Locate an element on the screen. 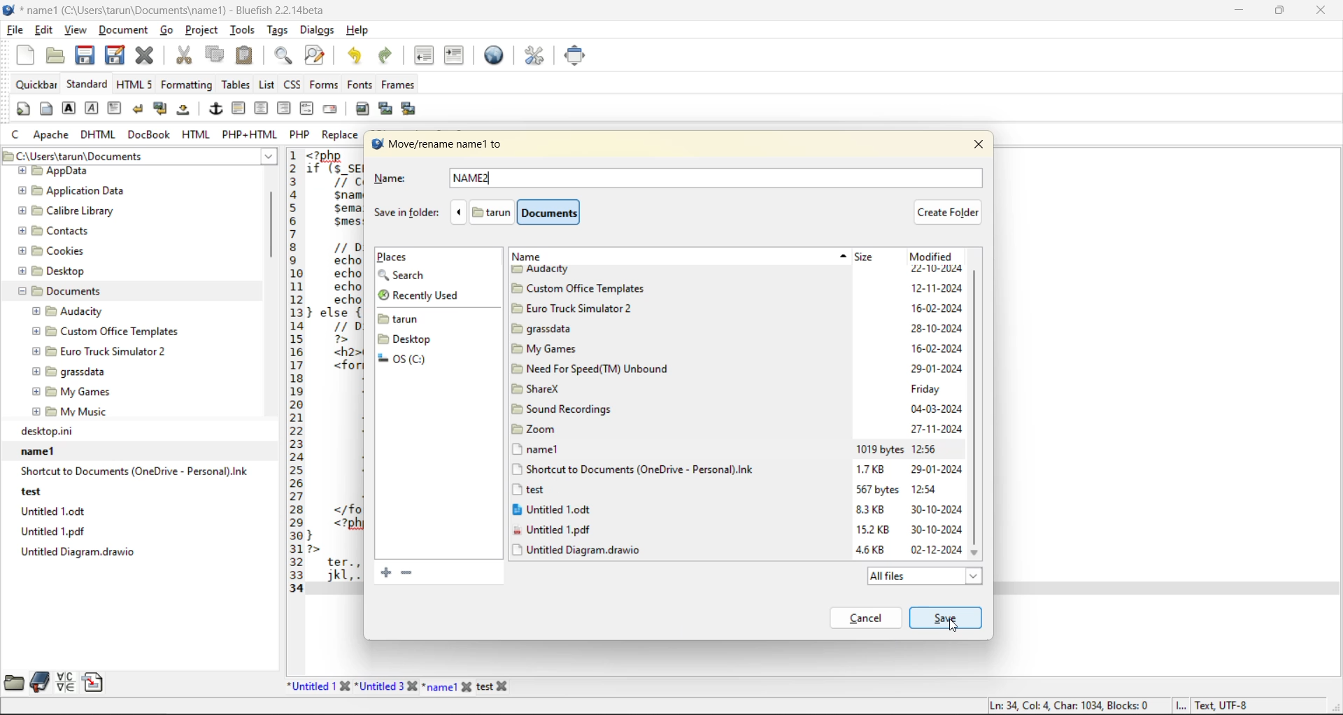 Image resolution: width=1343 pixels, height=715 pixels. move/rename is located at coordinates (441, 145).